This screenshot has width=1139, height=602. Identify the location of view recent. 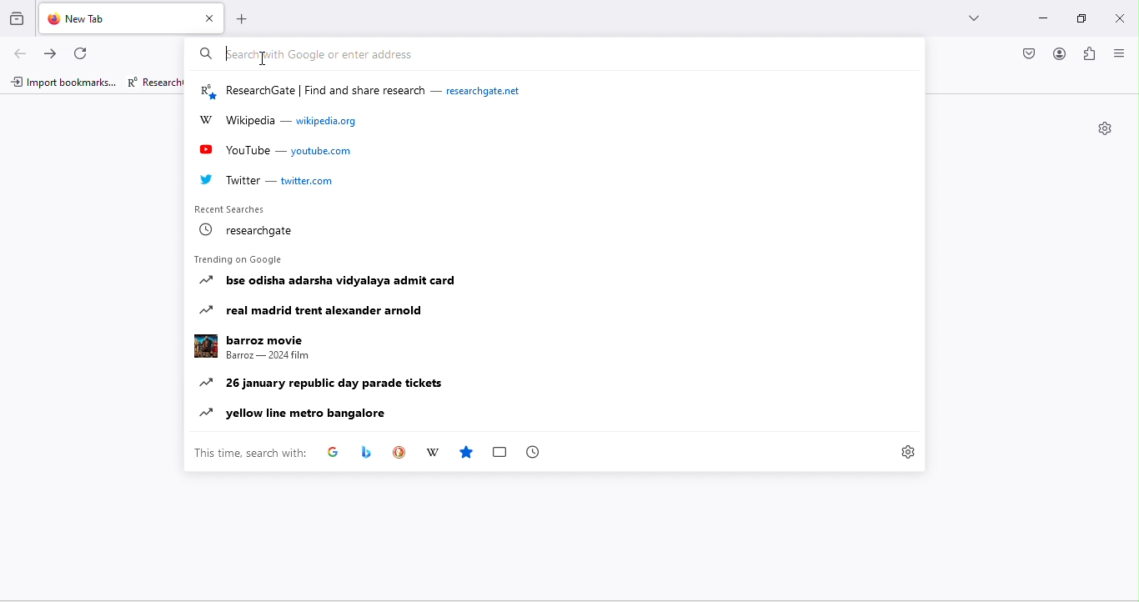
(17, 18).